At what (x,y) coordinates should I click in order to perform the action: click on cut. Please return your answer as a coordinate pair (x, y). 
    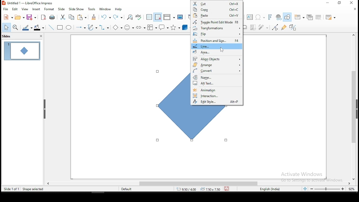
    Looking at the image, I should click on (217, 3).